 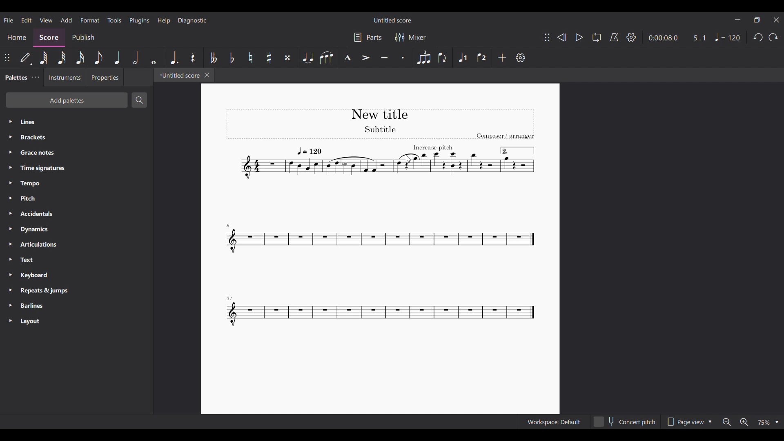 I want to click on Settings, so click(x=521, y=58).